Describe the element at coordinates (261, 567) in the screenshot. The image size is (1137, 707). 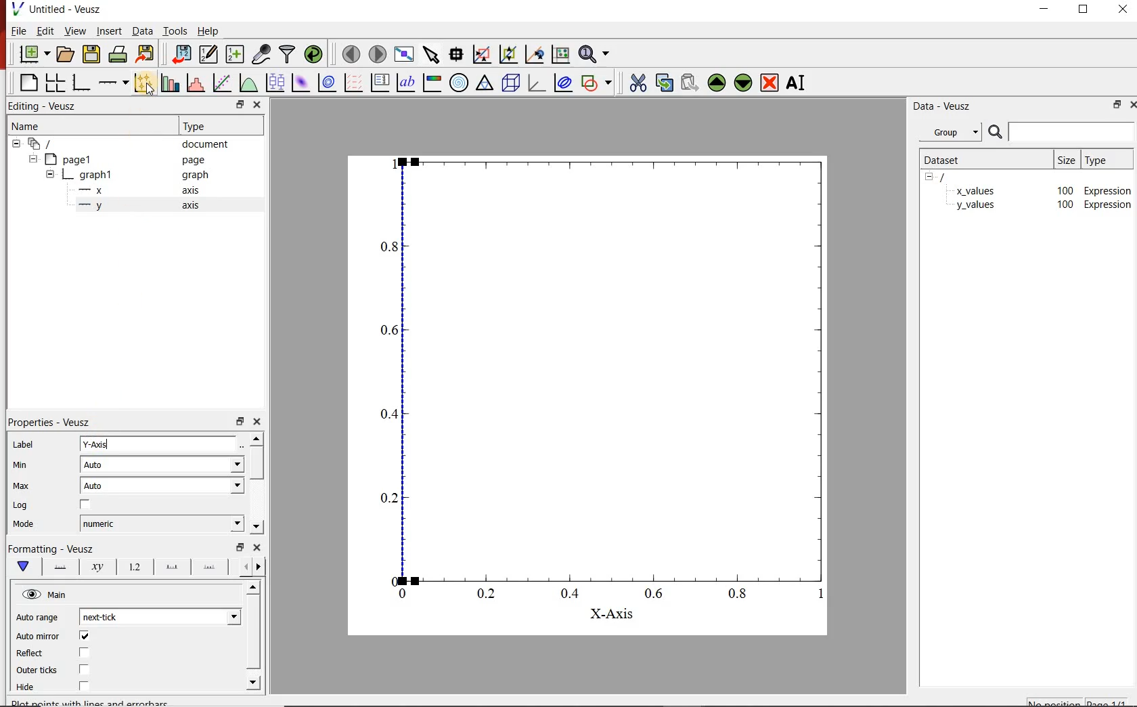
I see `previous options` at that location.